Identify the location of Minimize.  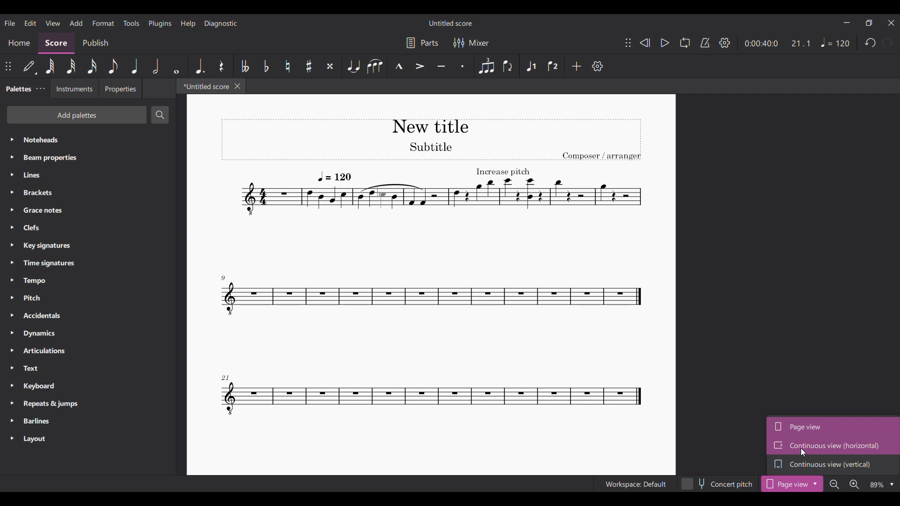
(847, 22).